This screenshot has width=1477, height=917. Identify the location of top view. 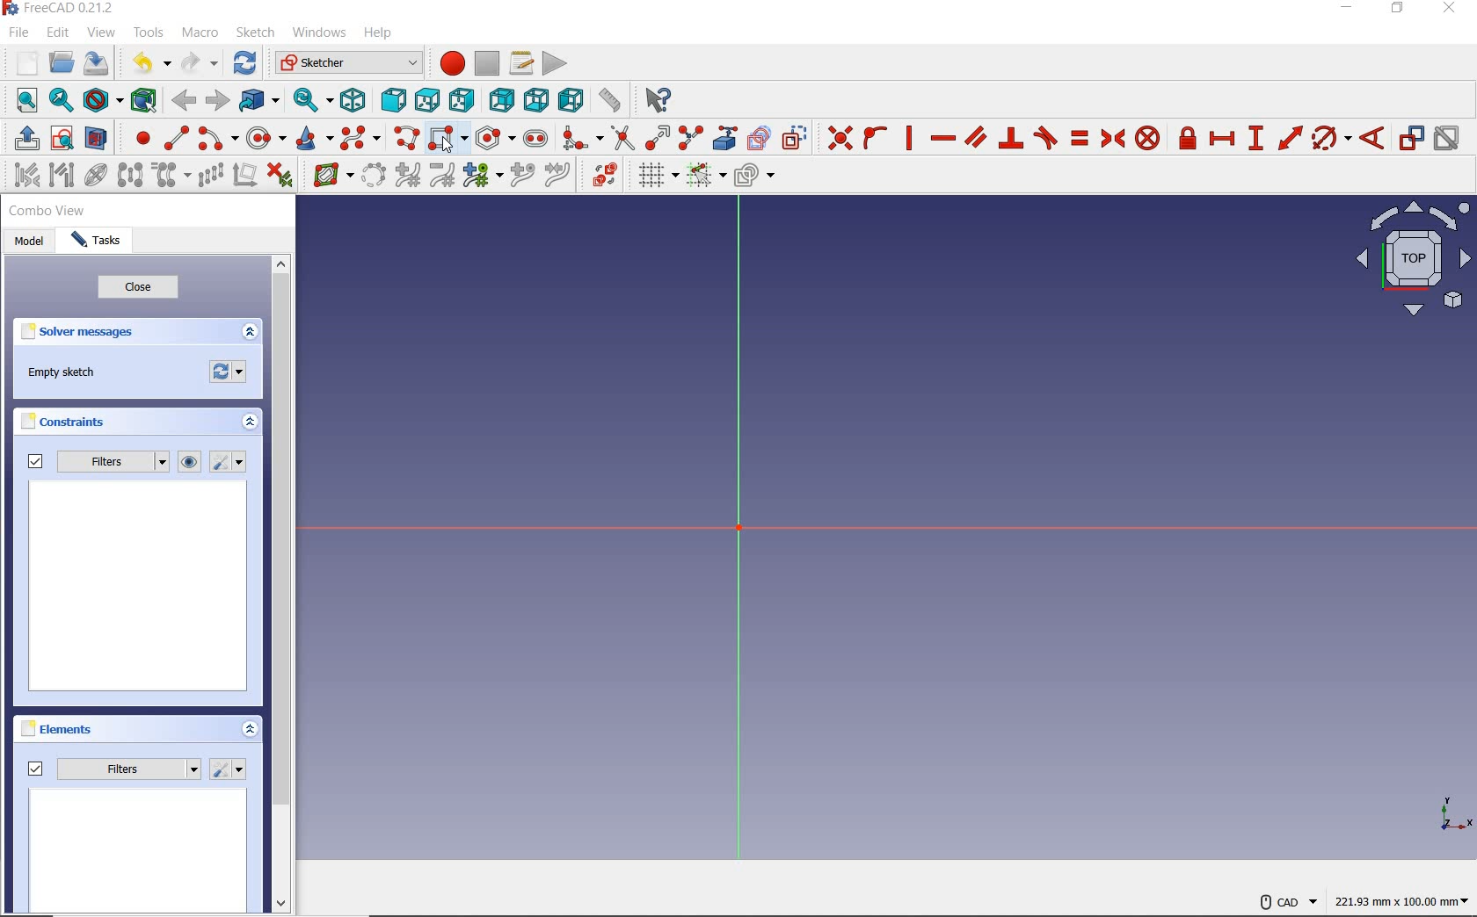
(1411, 264).